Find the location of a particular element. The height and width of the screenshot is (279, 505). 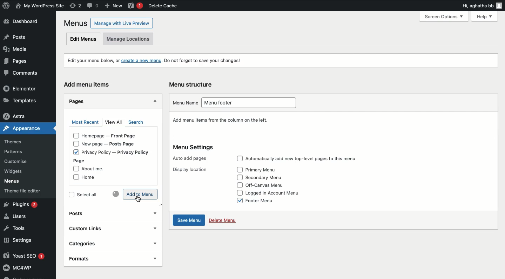

Most recent is located at coordinates (85, 122).